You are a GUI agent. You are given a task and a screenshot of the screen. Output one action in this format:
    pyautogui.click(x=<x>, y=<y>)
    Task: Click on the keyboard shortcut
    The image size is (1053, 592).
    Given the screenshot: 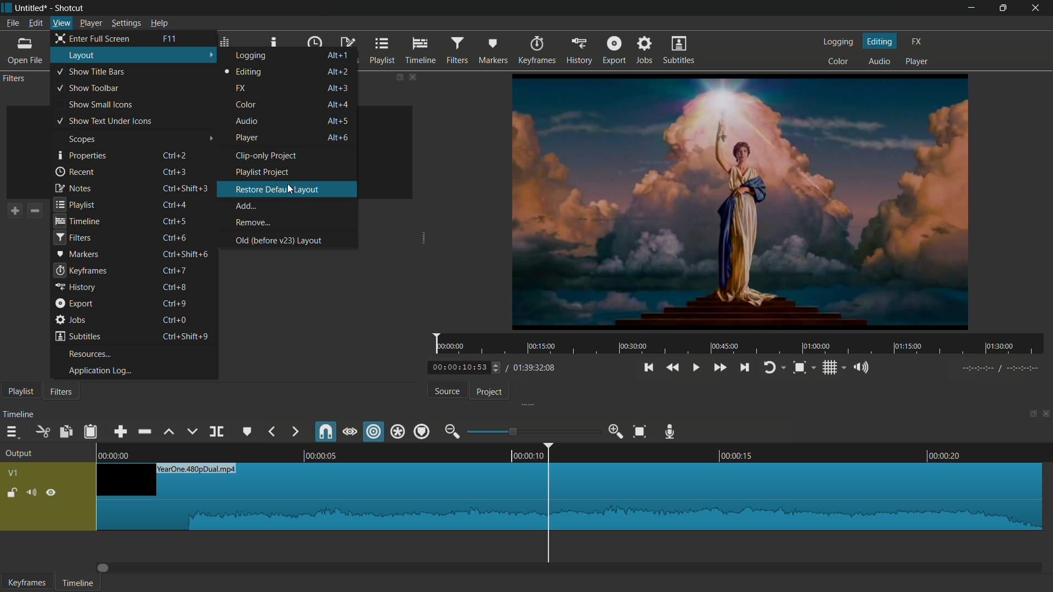 What is the action you would take?
    pyautogui.click(x=338, y=71)
    